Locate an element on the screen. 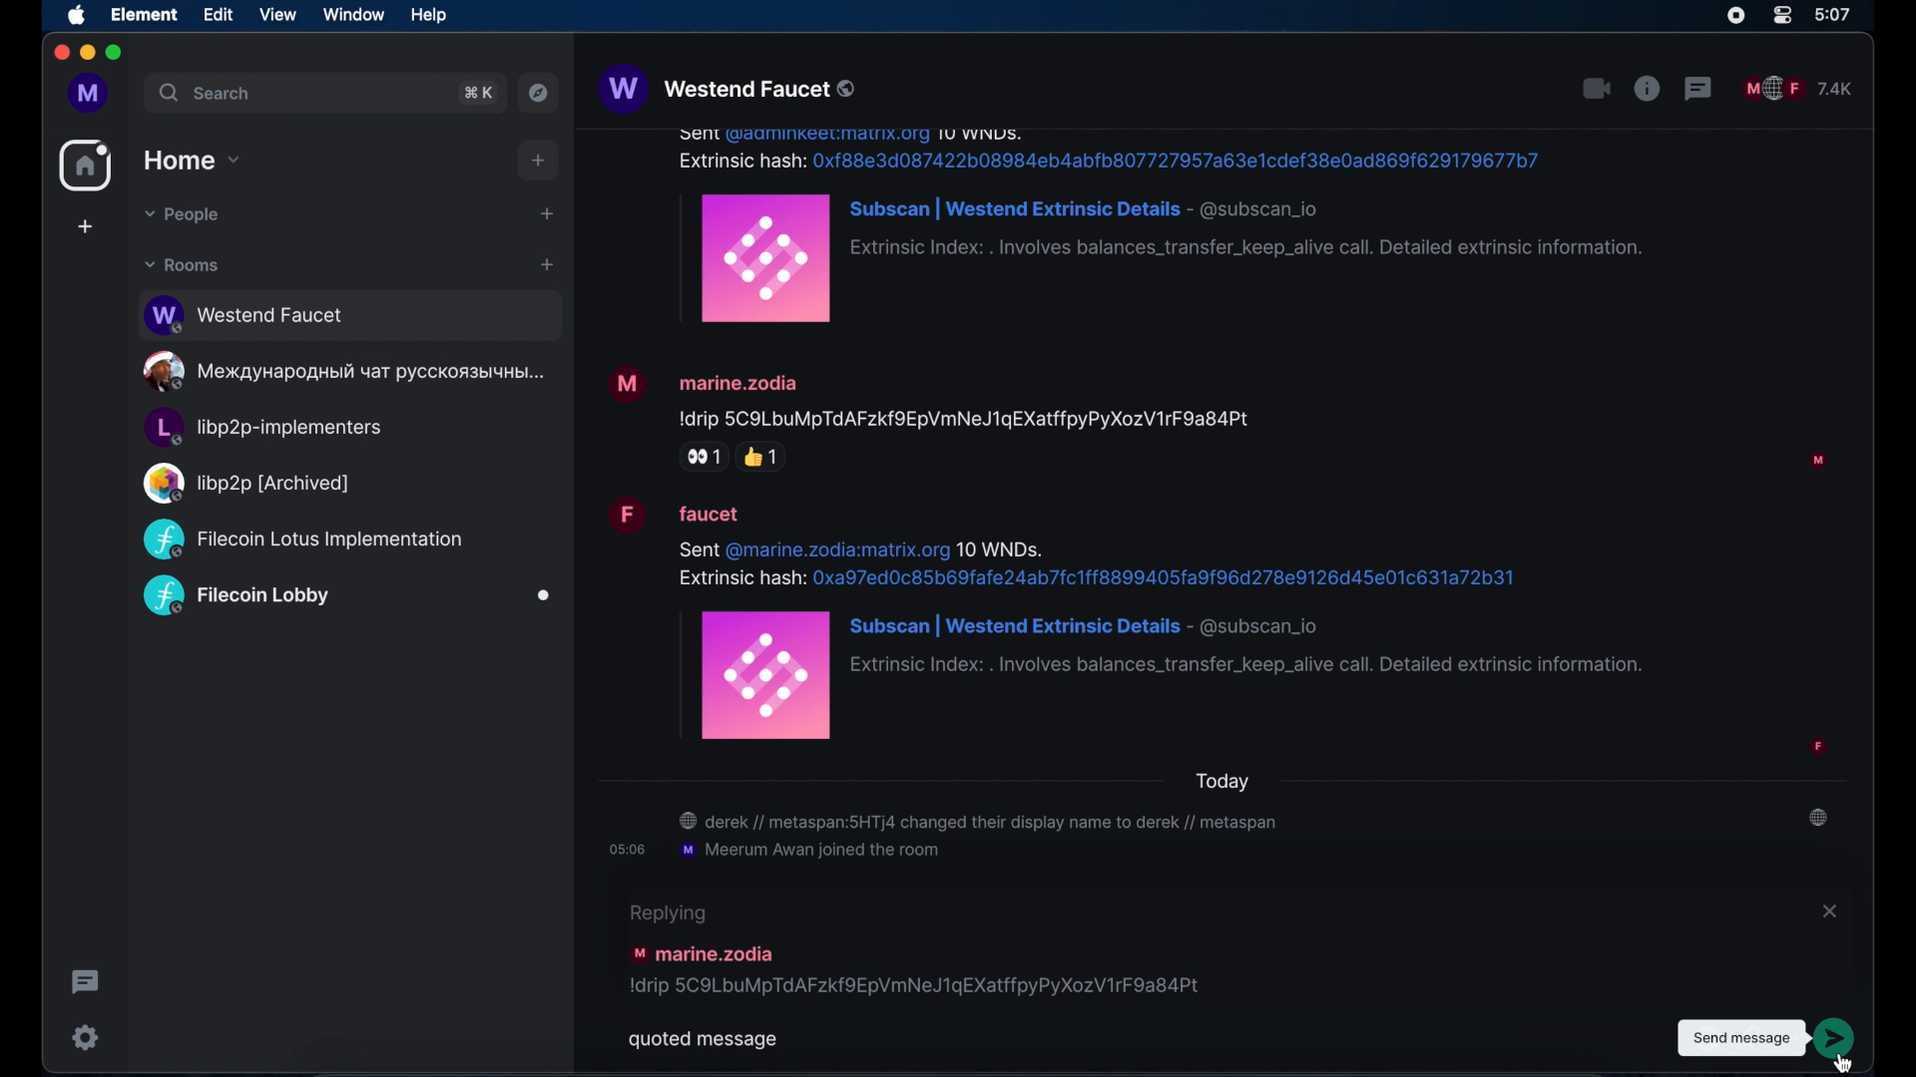 This screenshot has height=1077, width=1916. help is located at coordinates (428, 15).